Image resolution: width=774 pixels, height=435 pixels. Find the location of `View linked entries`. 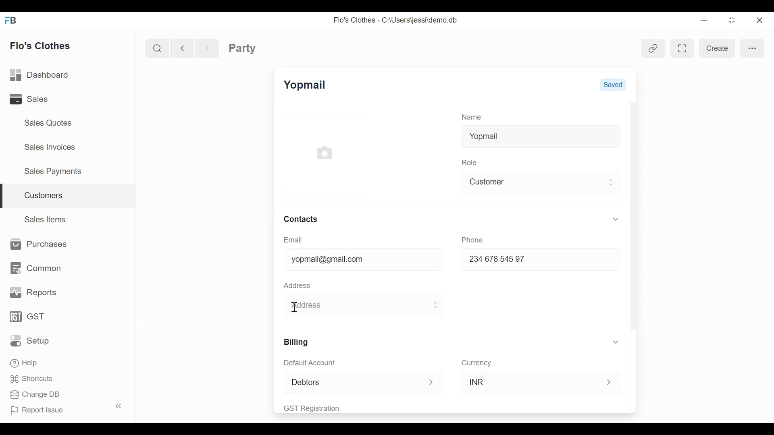

View linked entries is located at coordinates (651, 48).